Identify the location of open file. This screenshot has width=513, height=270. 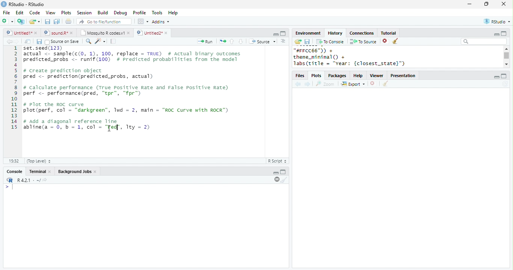
(35, 21).